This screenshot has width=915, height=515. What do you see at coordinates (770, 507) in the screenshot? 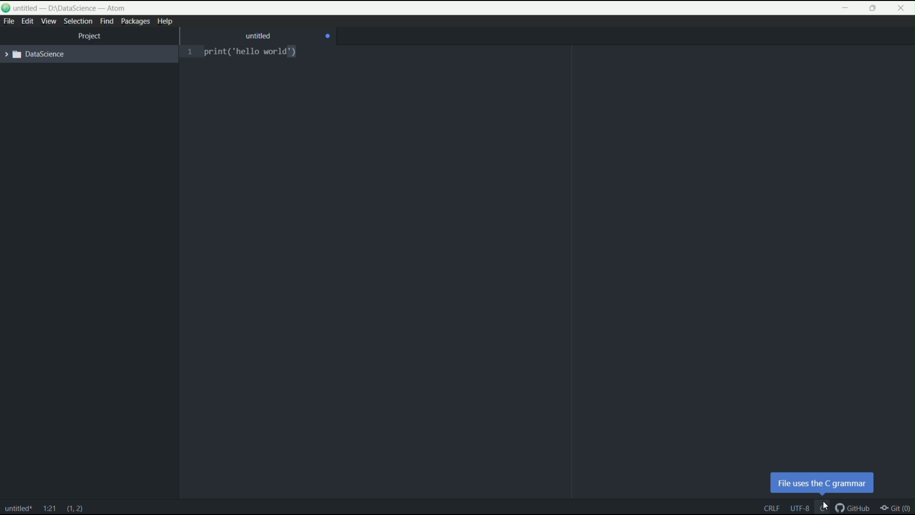
I see `end line of code sequence` at bounding box center [770, 507].